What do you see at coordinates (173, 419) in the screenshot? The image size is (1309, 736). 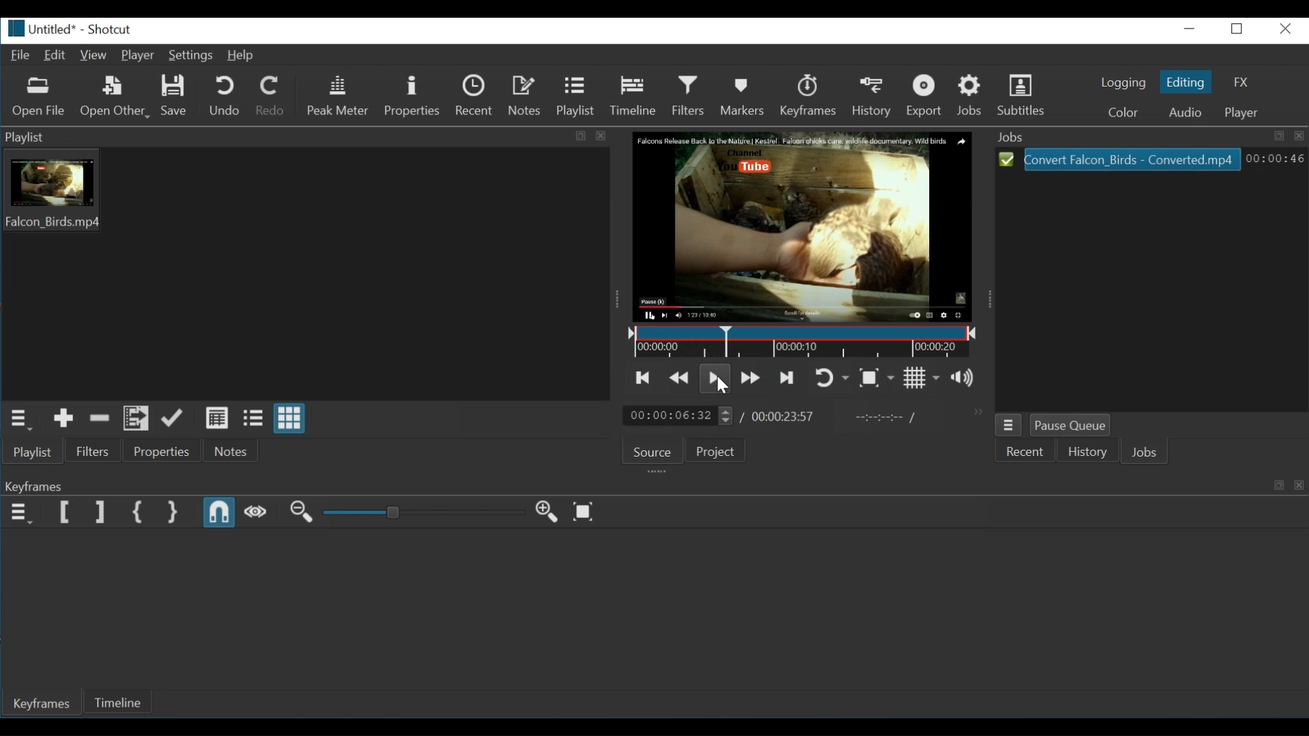 I see `Update` at bounding box center [173, 419].